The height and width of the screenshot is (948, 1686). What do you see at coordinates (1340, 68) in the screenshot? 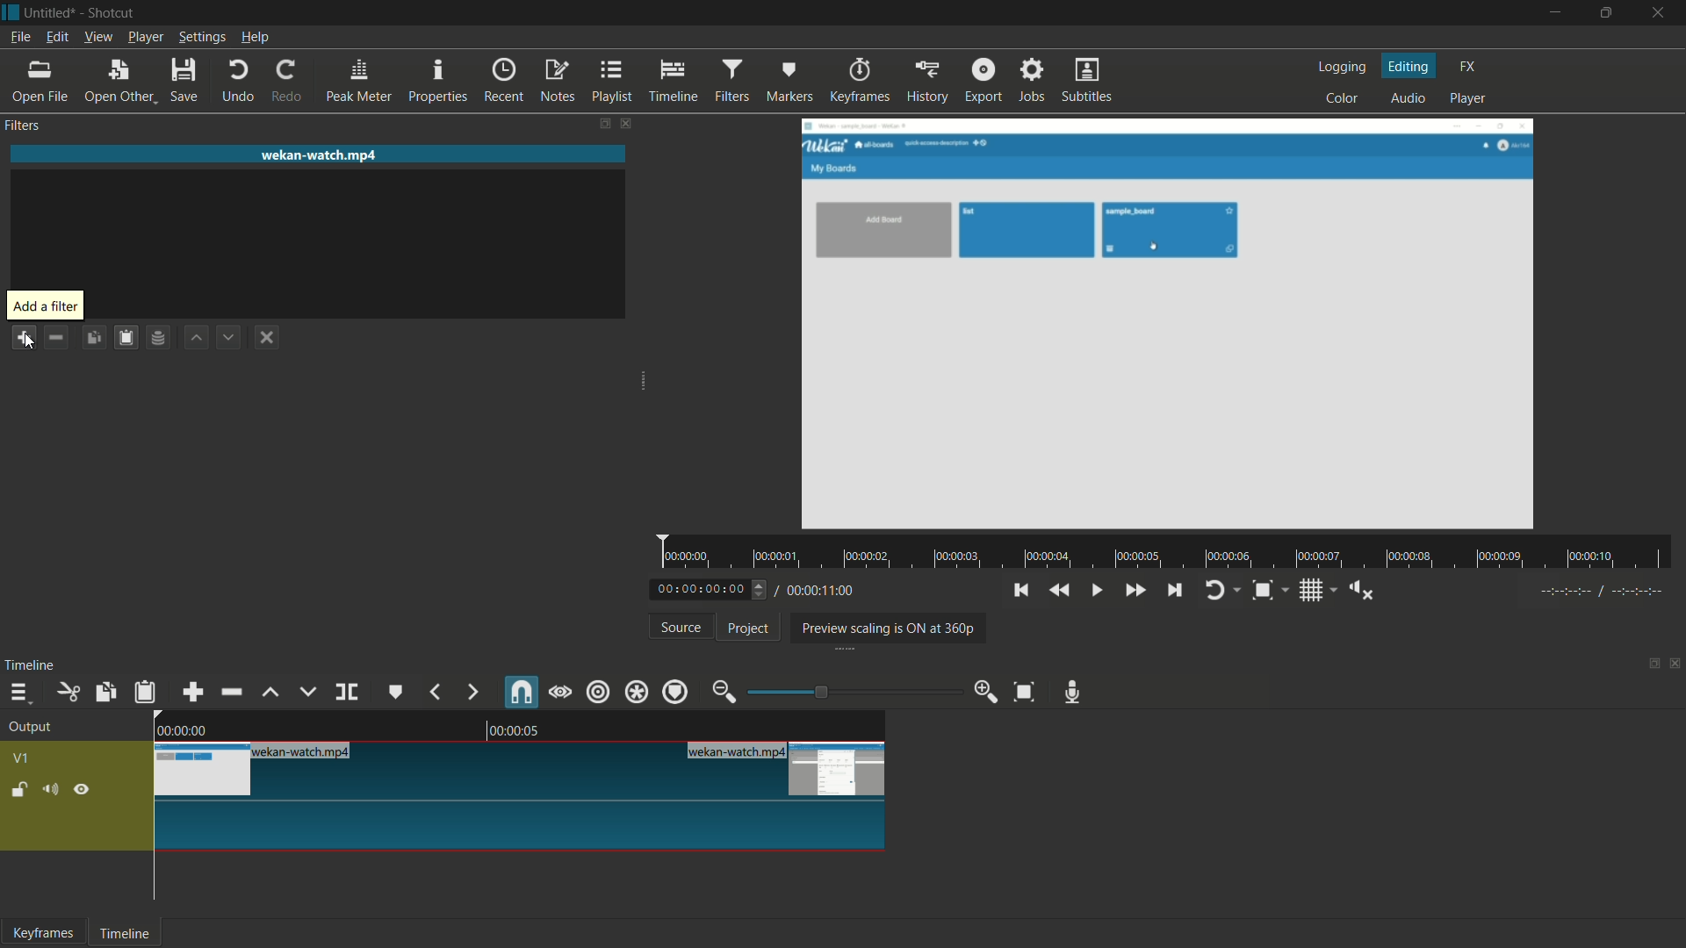
I see `logging` at bounding box center [1340, 68].